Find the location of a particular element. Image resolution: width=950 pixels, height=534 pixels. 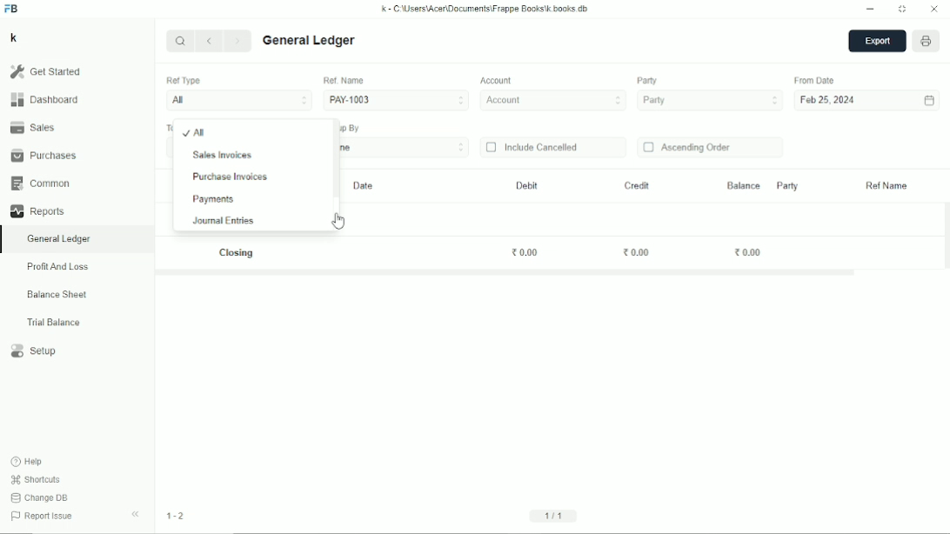

Balance is located at coordinates (743, 184).